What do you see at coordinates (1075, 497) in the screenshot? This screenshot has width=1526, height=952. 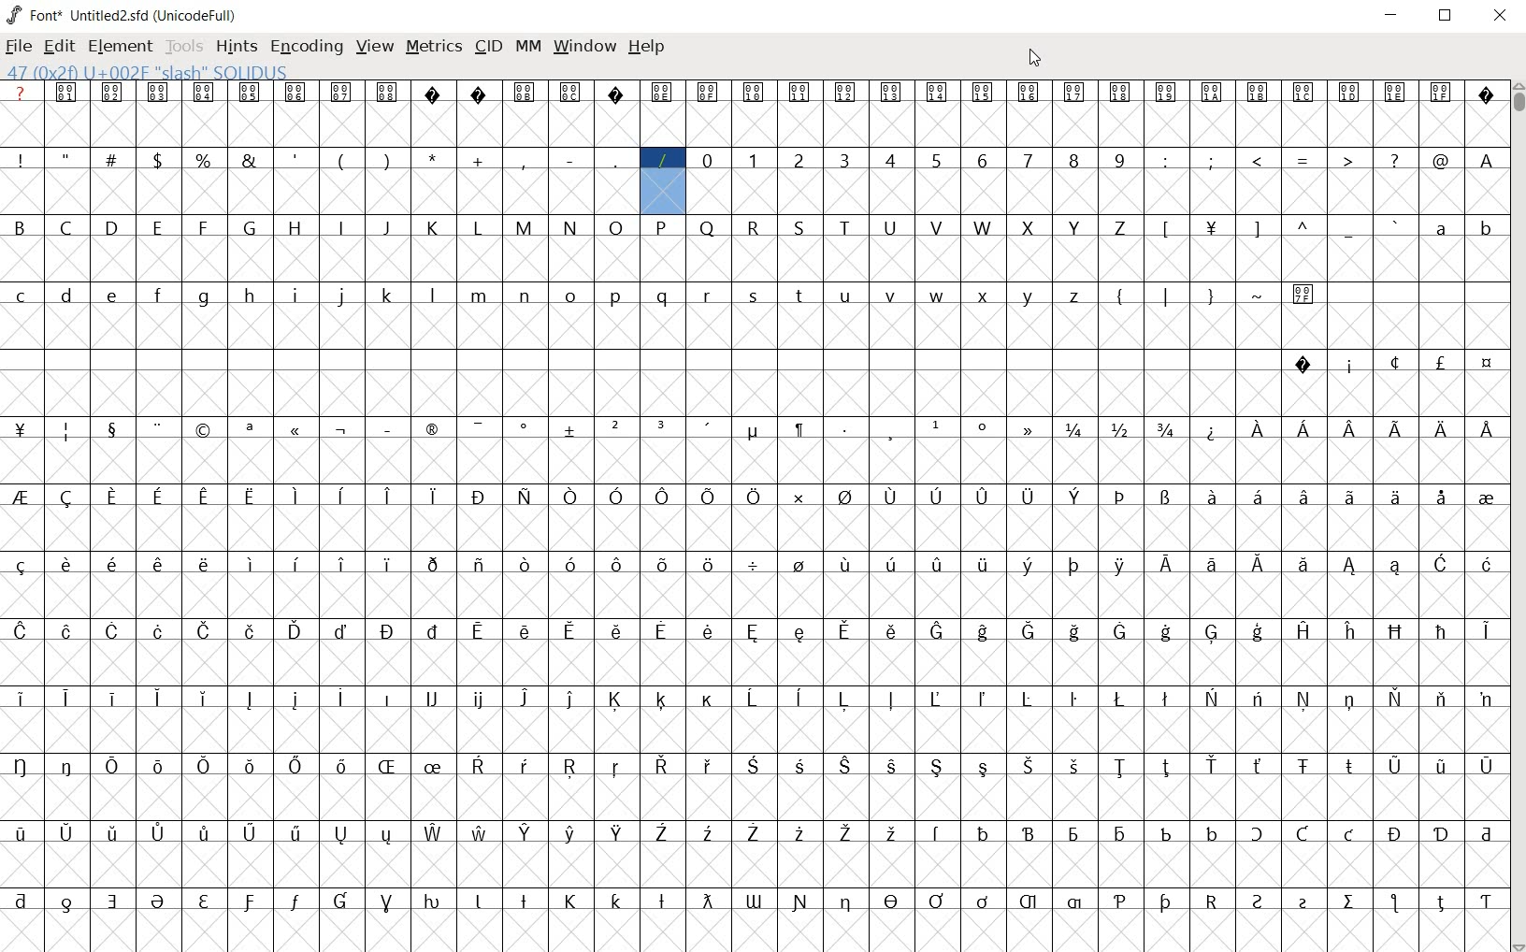 I see `glyph` at bounding box center [1075, 497].